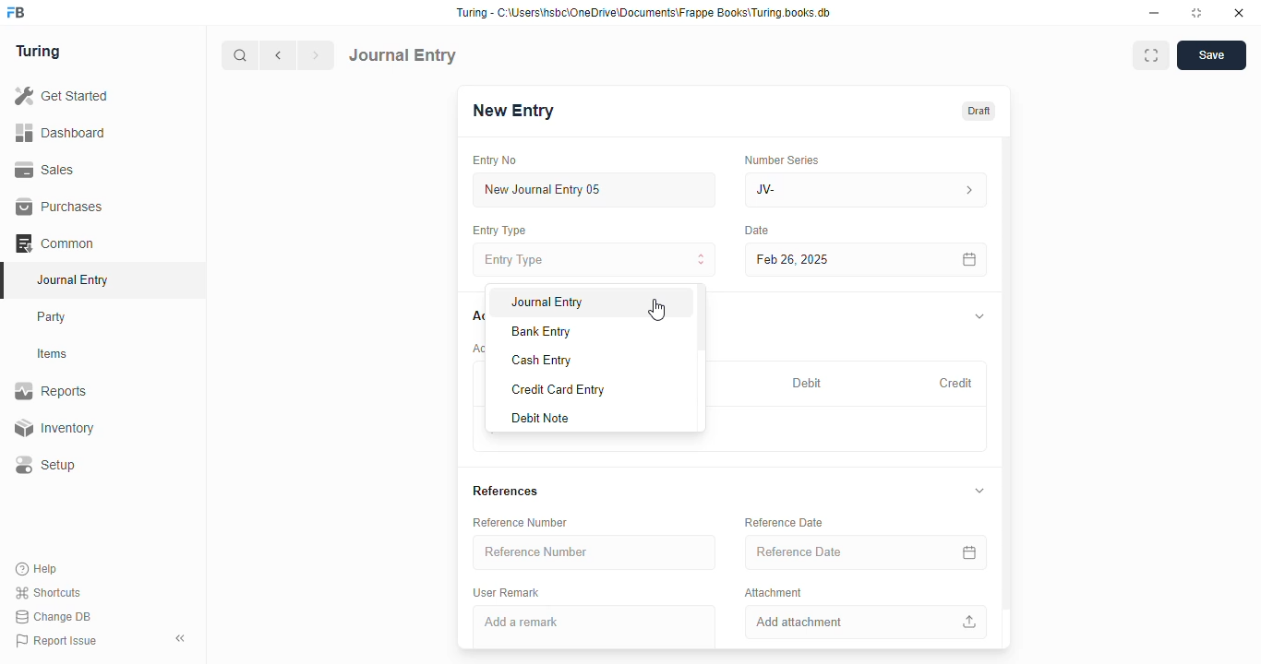  Describe the element at coordinates (594, 552) in the screenshot. I see `reference number` at that location.